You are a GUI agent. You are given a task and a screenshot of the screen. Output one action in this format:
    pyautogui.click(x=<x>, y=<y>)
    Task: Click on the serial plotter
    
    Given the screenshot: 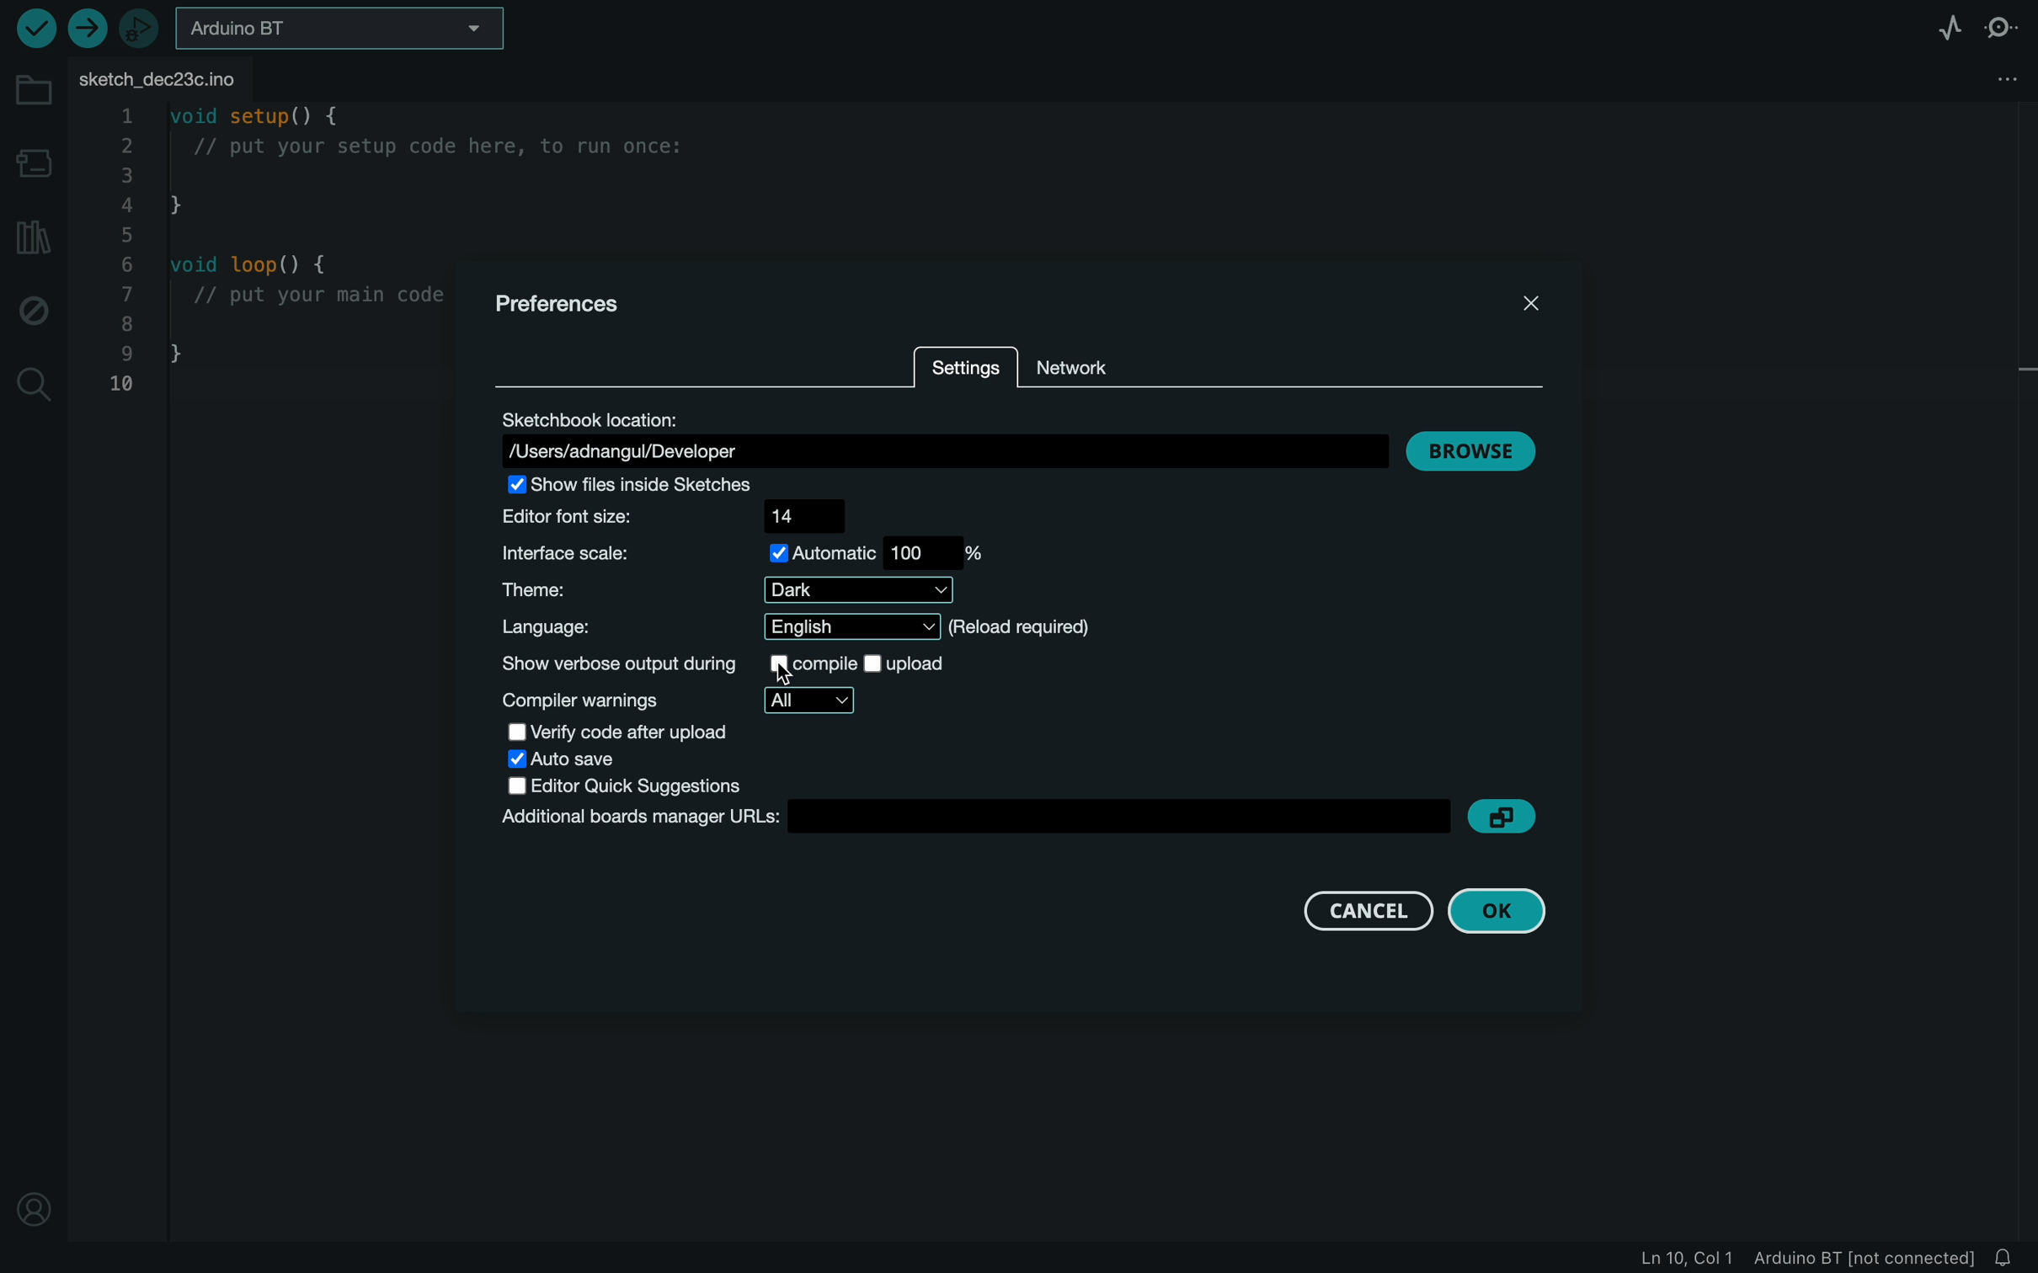 What is the action you would take?
    pyautogui.click(x=1953, y=27)
    